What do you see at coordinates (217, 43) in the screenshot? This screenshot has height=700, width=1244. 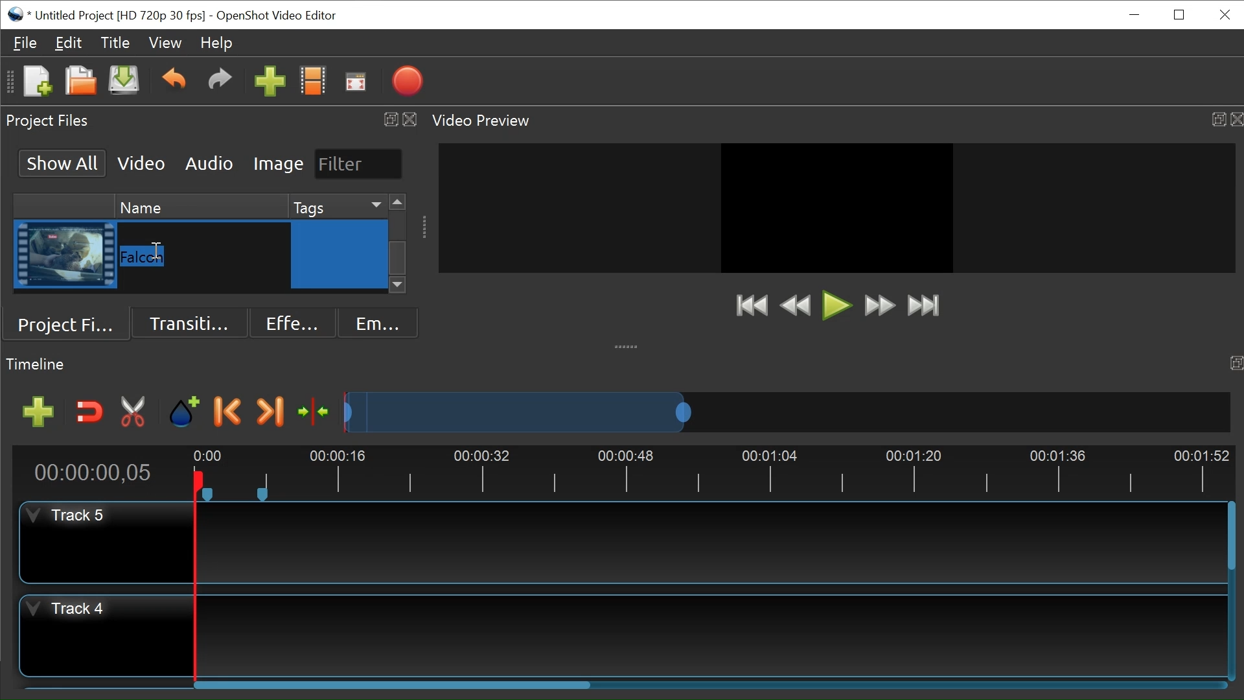 I see `Help` at bounding box center [217, 43].